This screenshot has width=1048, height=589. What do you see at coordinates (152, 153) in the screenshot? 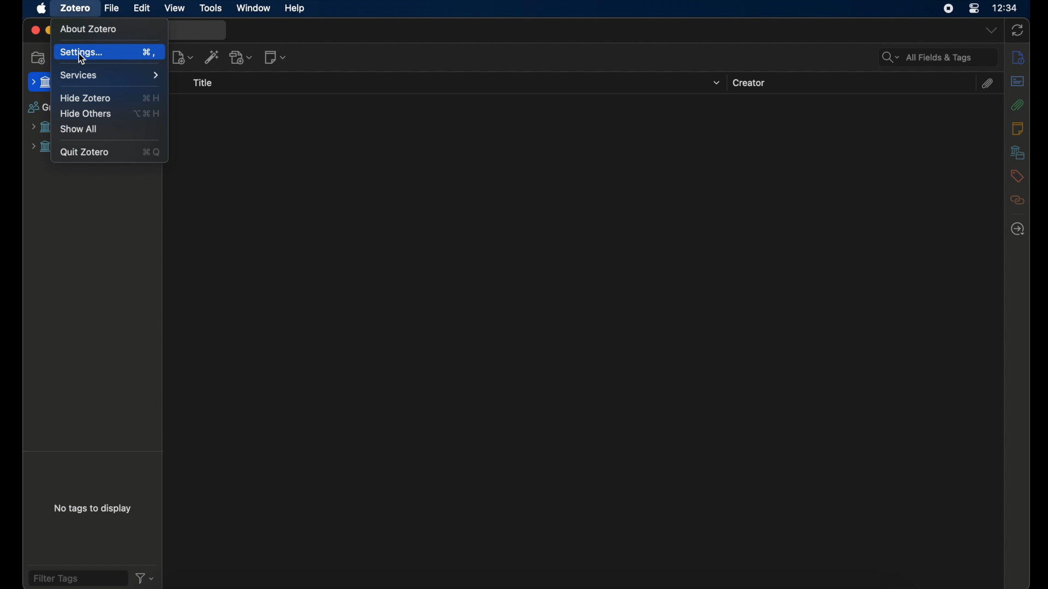
I see `quit zotero shortcut` at bounding box center [152, 153].